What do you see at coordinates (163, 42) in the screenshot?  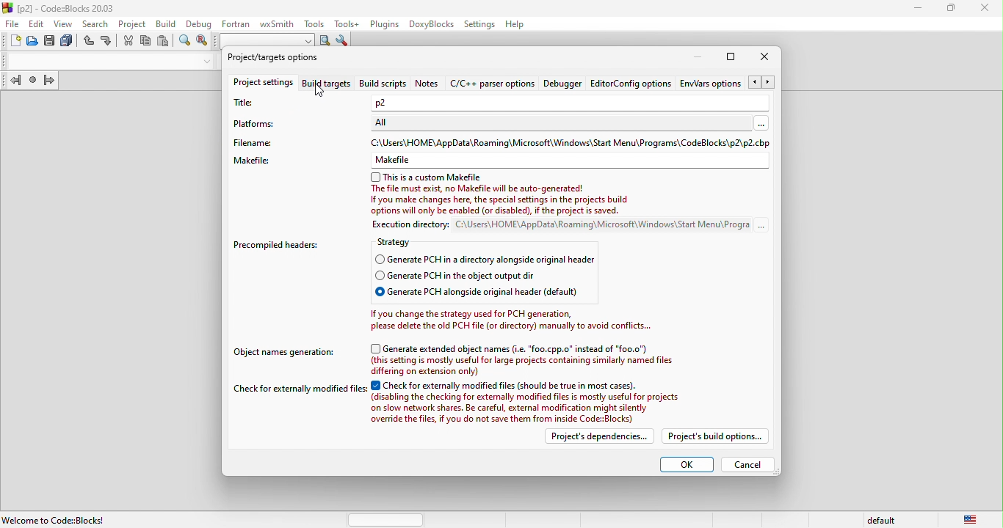 I see `paste` at bounding box center [163, 42].